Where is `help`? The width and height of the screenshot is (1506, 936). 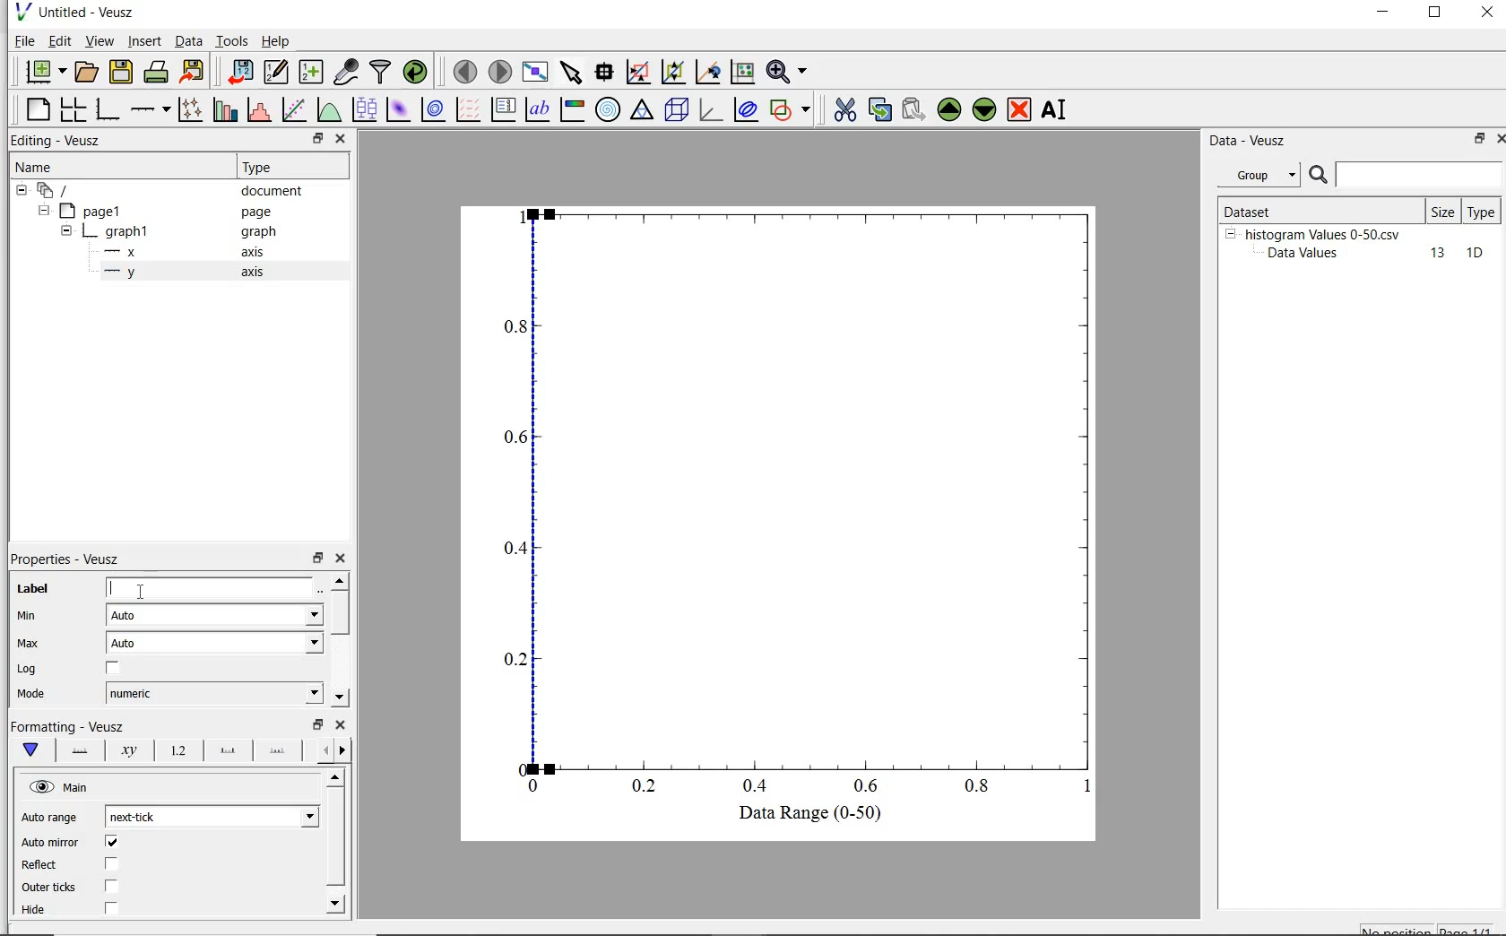 help is located at coordinates (279, 41).